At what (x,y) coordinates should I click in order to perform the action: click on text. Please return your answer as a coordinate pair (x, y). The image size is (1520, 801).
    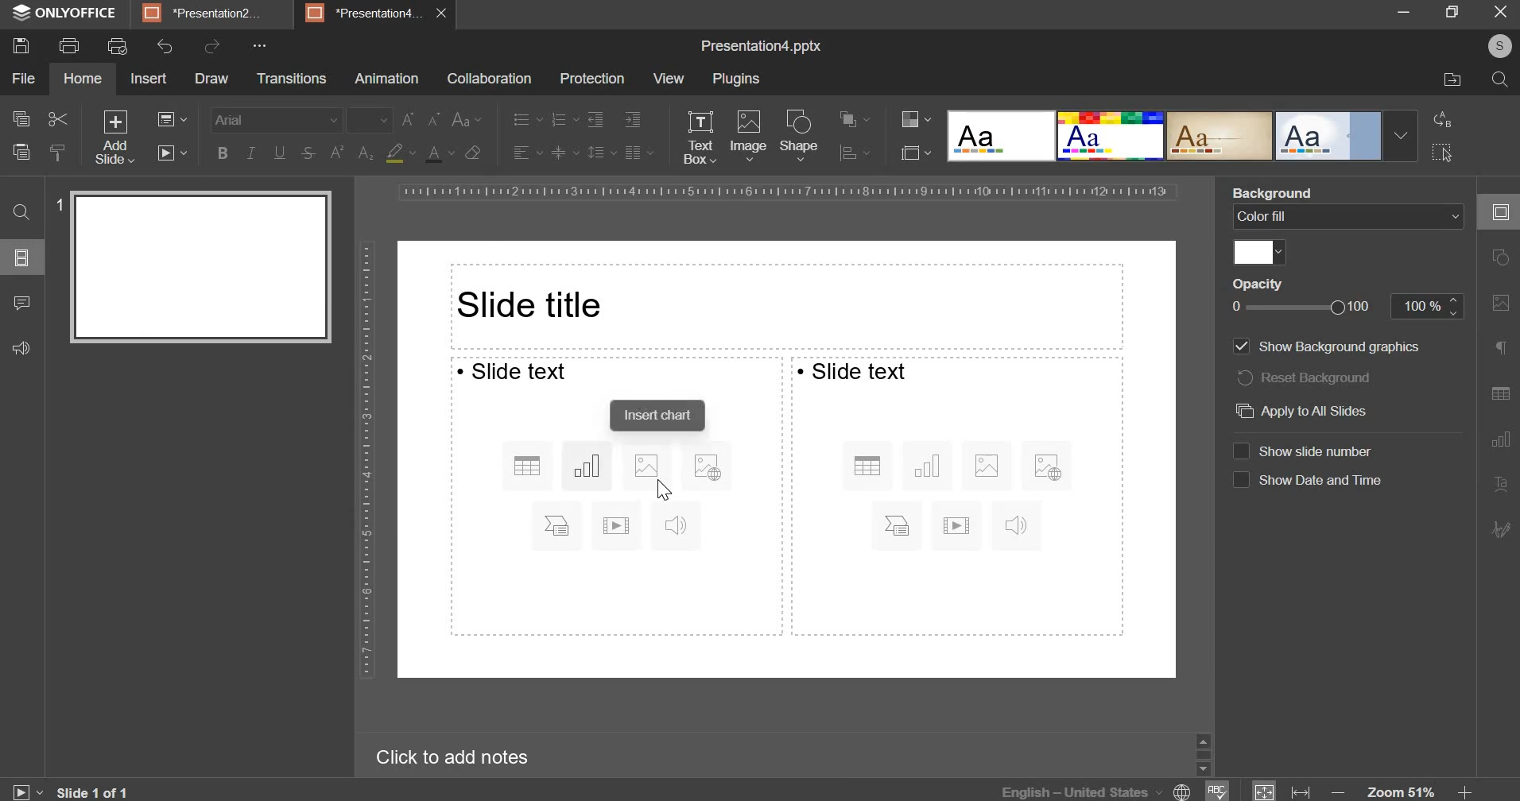
    Looking at the image, I should click on (852, 371).